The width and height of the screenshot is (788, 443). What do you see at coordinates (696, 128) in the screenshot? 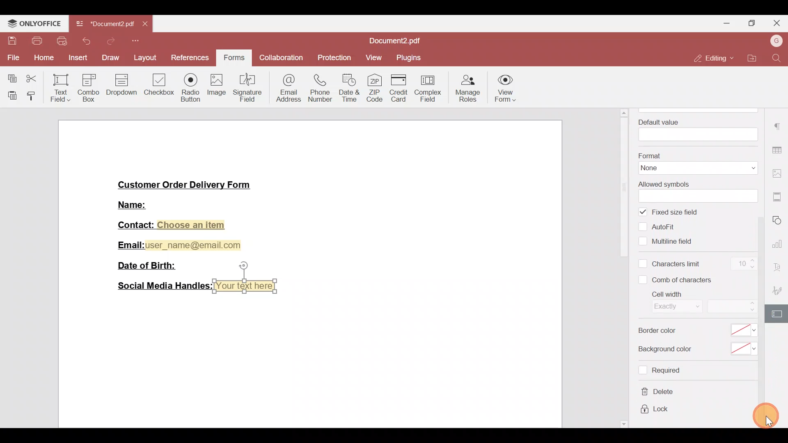
I see `Default value` at bounding box center [696, 128].